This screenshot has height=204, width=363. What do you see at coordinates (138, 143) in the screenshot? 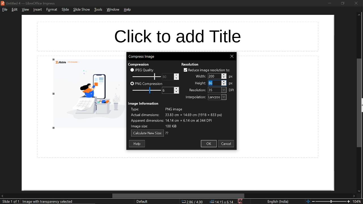
I see `help` at bounding box center [138, 143].